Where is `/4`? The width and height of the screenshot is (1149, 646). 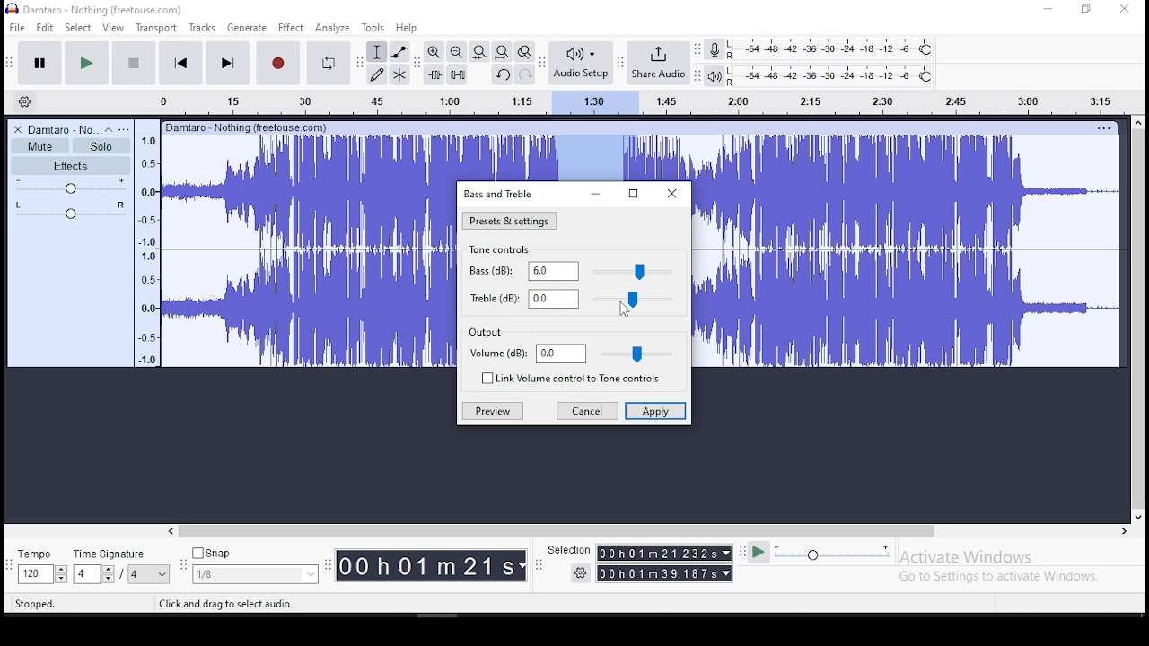
/4 is located at coordinates (135, 573).